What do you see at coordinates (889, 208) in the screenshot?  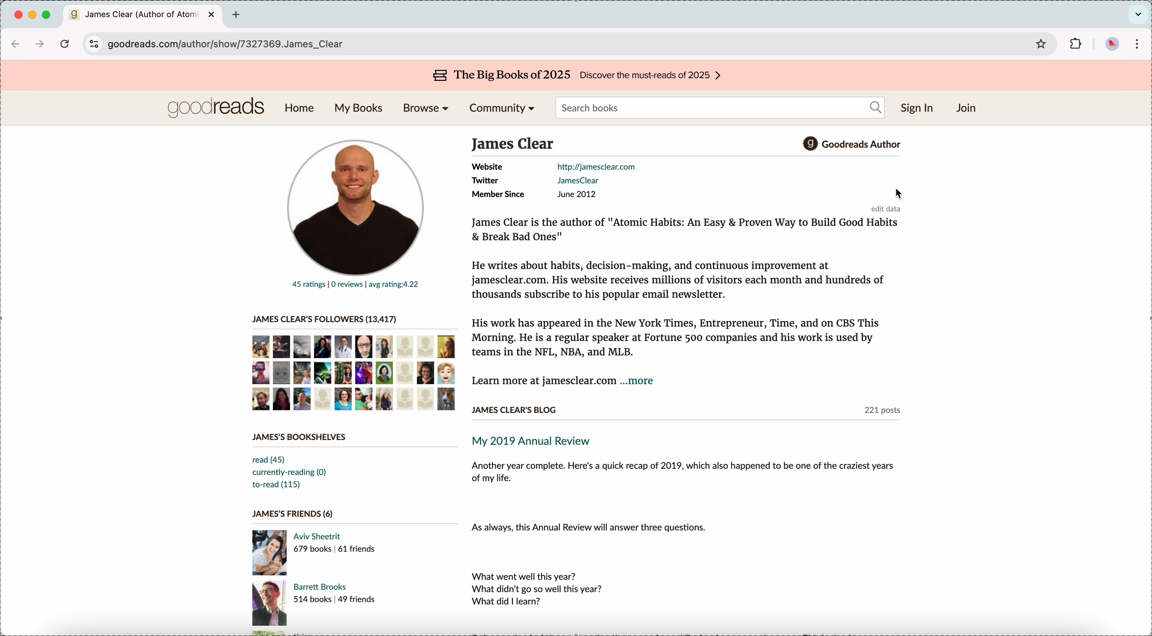 I see `edit data` at bounding box center [889, 208].